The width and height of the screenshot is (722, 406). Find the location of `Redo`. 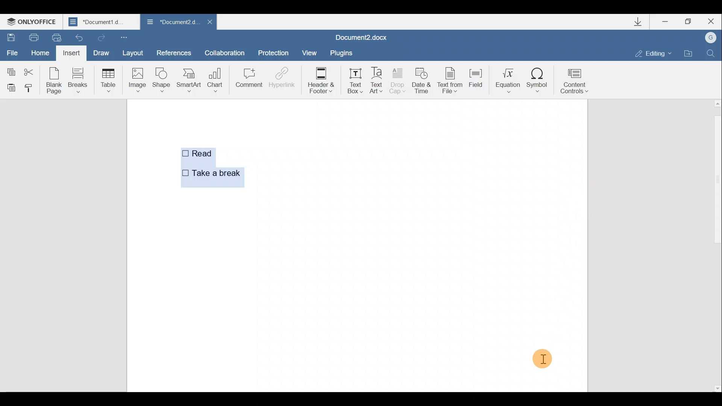

Redo is located at coordinates (101, 37).